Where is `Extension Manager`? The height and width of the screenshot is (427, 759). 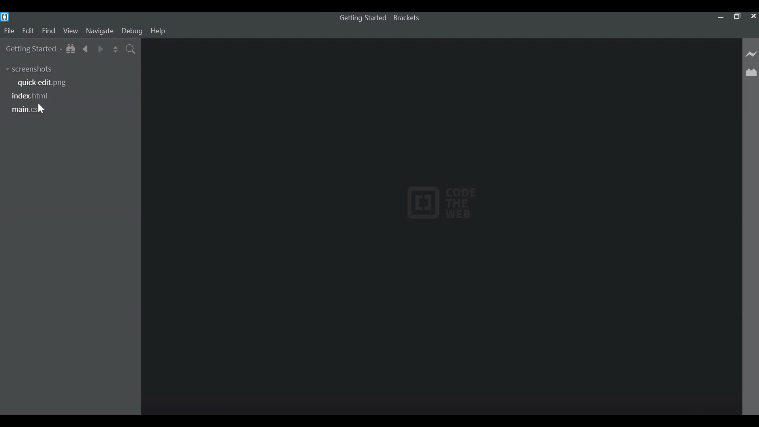 Extension Manager is located at coordinates (751, 74).